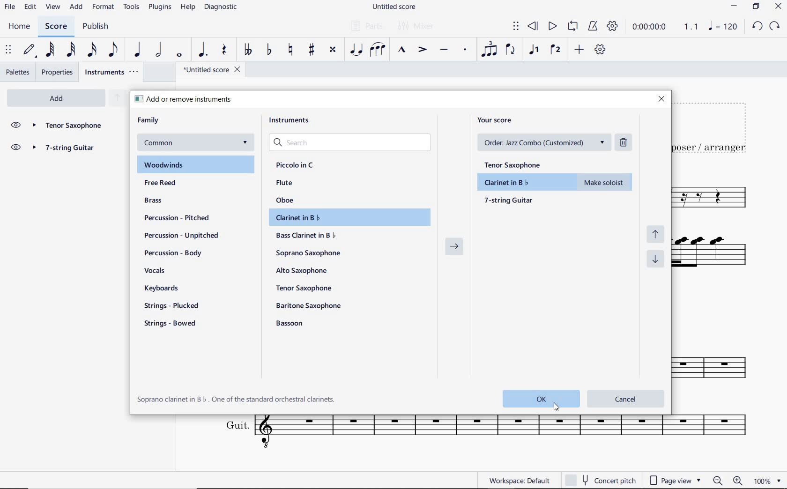 The width and height of the screenshot is (787, 489). What do you see at coordinates (393, 7) in the screenshot?
I see `FILE NAME` at bounding box center [393, 7].